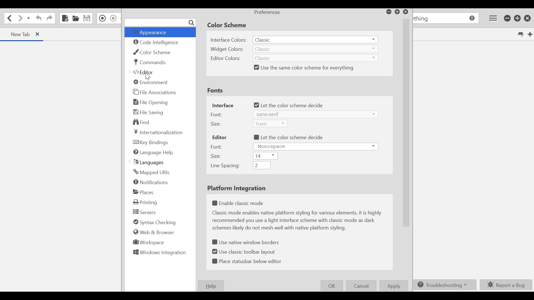  I want to click on (un)select statusbar below editor, so click(246, 261).